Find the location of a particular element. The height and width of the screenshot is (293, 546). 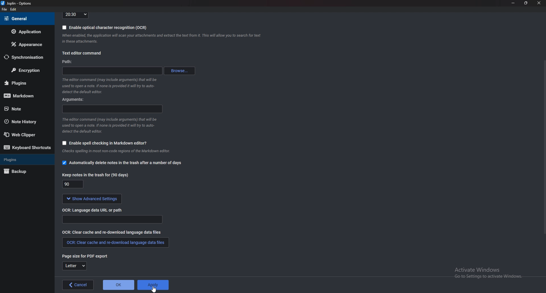

resize is located at coordinates (526, 3).